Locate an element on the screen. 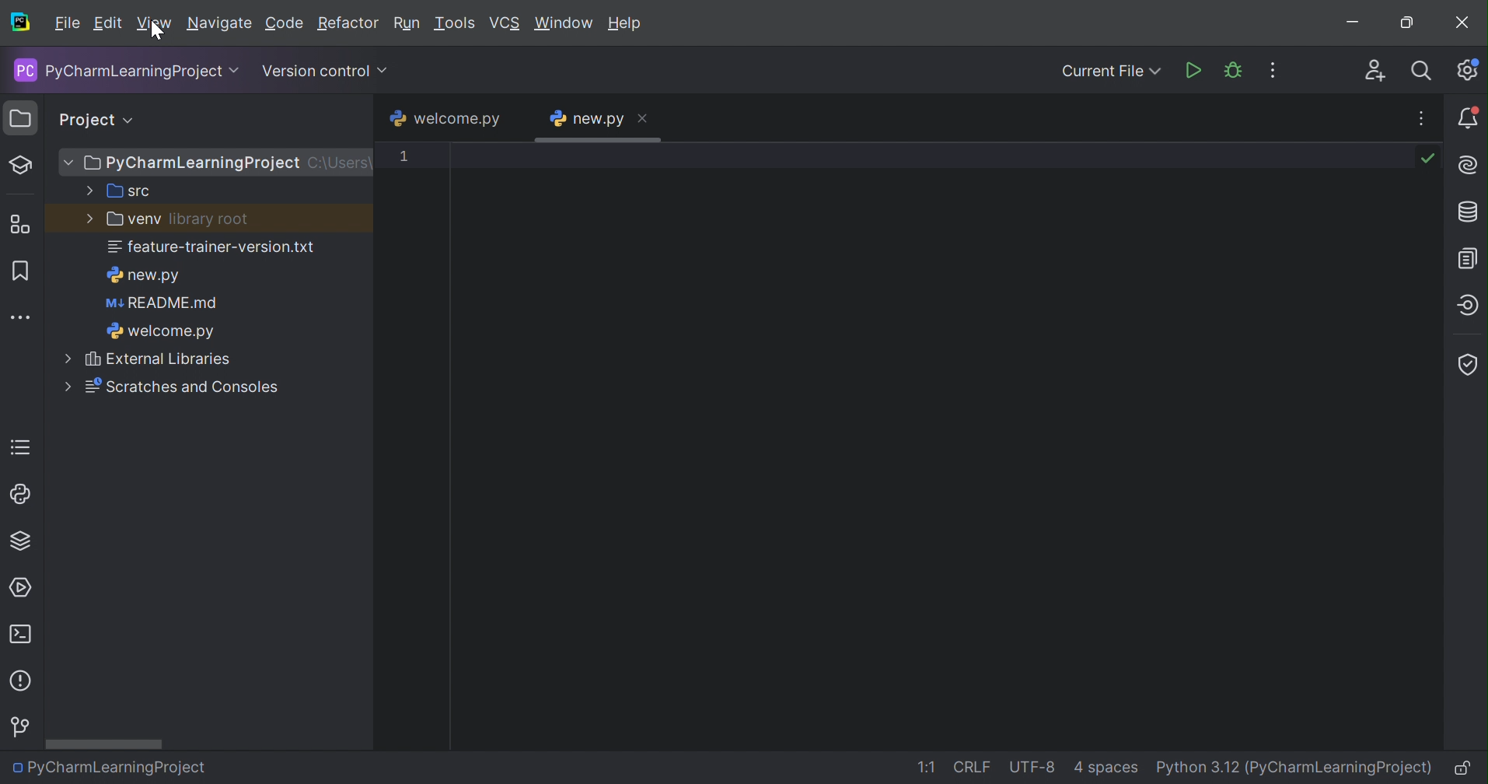 The image size is (1488, 784). Window is located at coordinates (564, 22).